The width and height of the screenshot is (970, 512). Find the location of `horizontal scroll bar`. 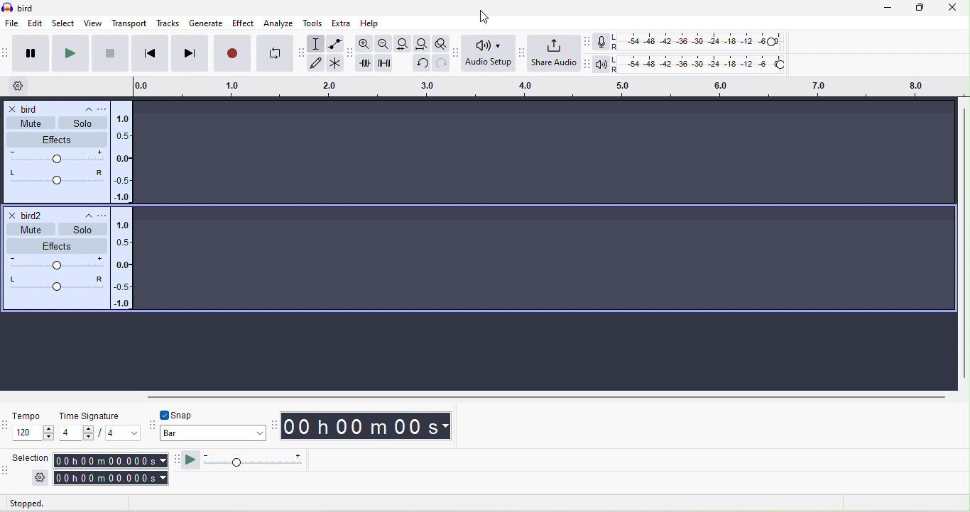

horizontal scroll bar is located at coordinates (472, 399).